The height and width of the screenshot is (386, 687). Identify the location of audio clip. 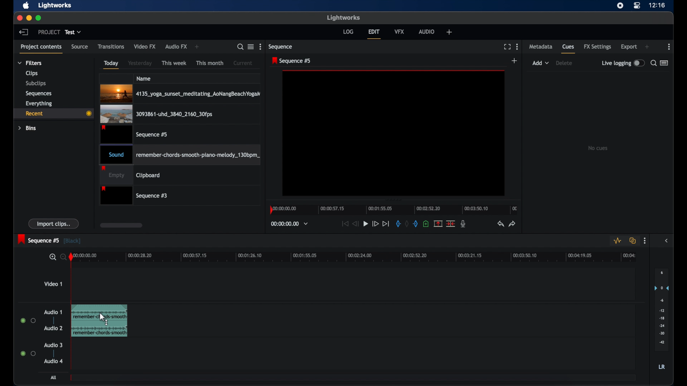
(99, 321).